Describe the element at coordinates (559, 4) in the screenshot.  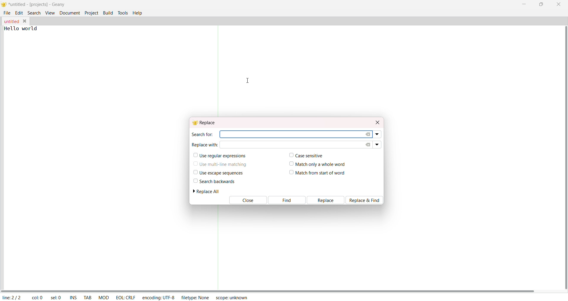
I see `close` at that location.